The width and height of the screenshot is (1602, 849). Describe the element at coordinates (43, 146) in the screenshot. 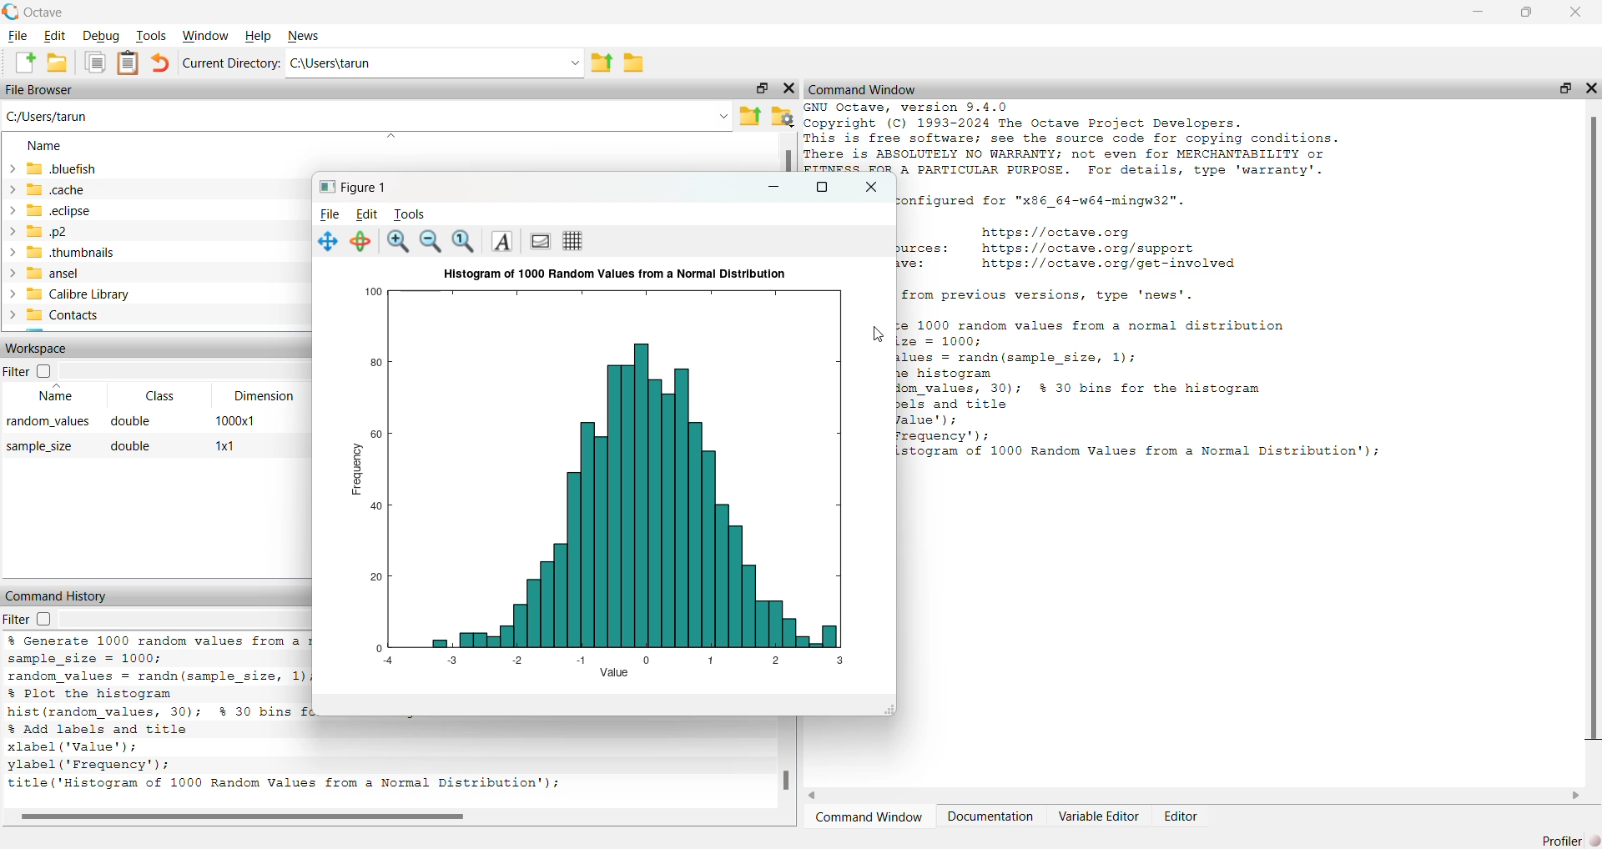

I see `Name` at that location.